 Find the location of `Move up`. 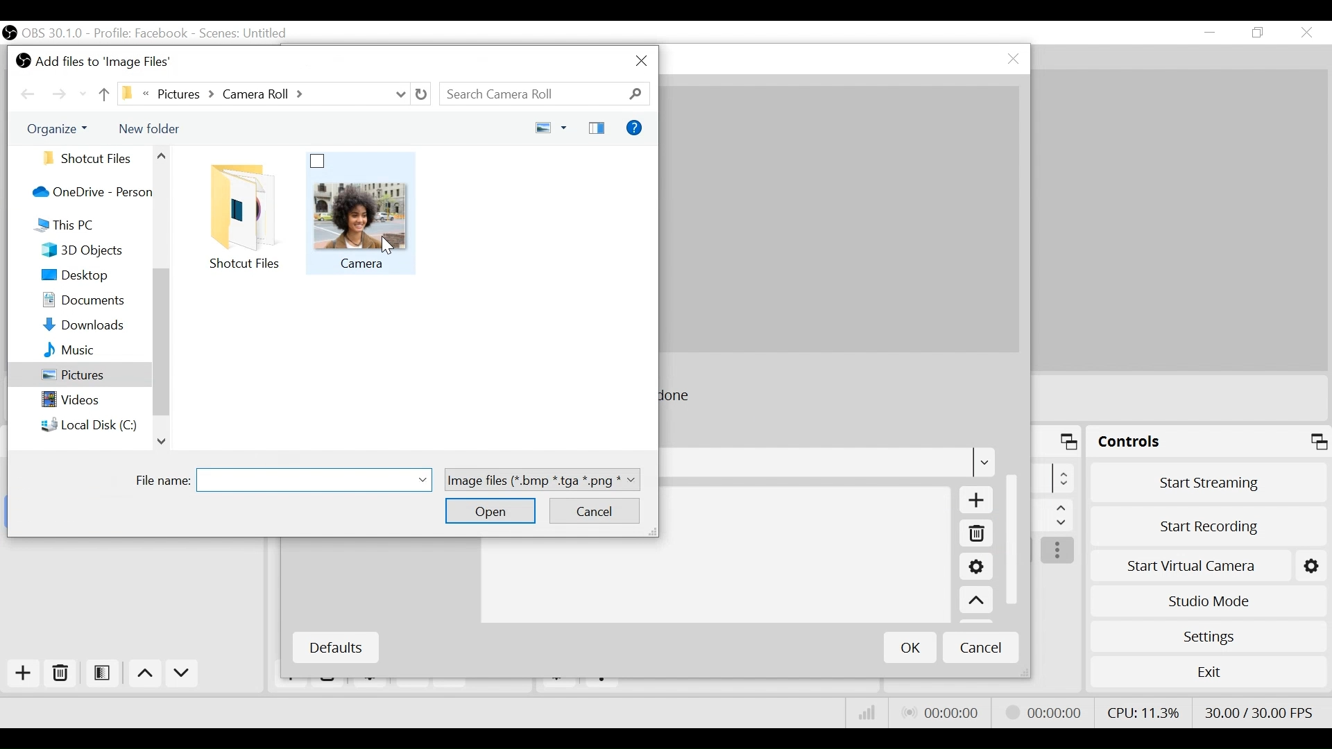

Move up is located at coordinates (147, 675).